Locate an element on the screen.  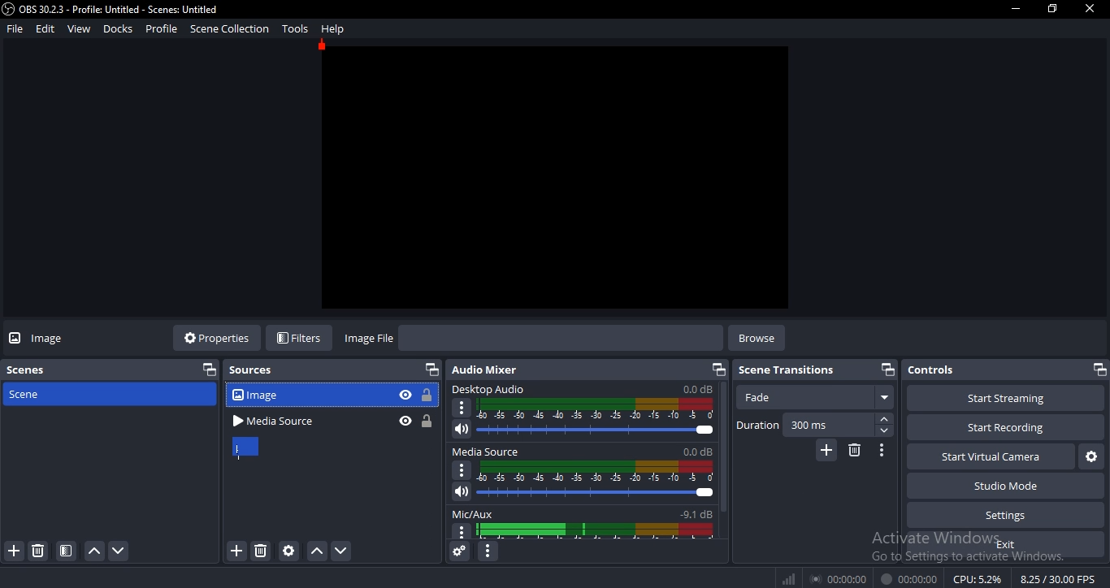
forward is located at coordinates (886, 420).